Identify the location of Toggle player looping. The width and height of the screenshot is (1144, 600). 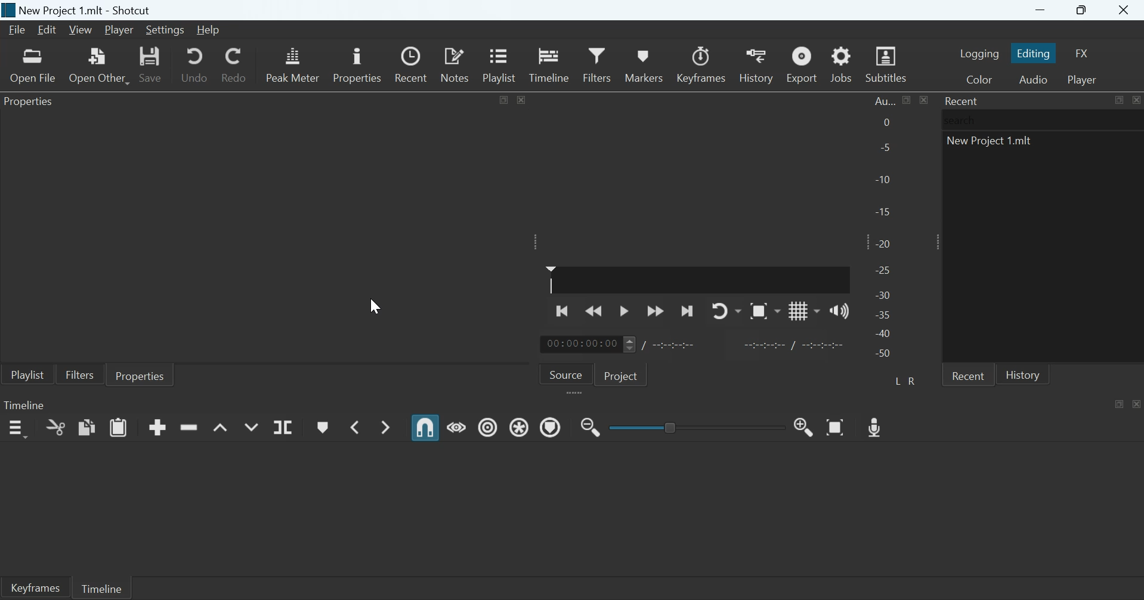
(726, 311).